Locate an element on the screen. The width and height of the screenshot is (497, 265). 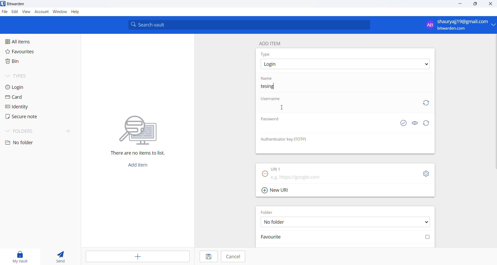
Name text box is located at coordinates (343, 87).